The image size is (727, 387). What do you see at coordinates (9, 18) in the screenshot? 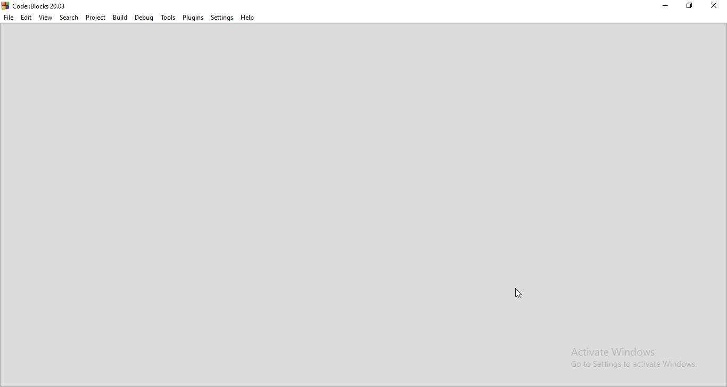
I see `File` at bounding box center [9, 18].